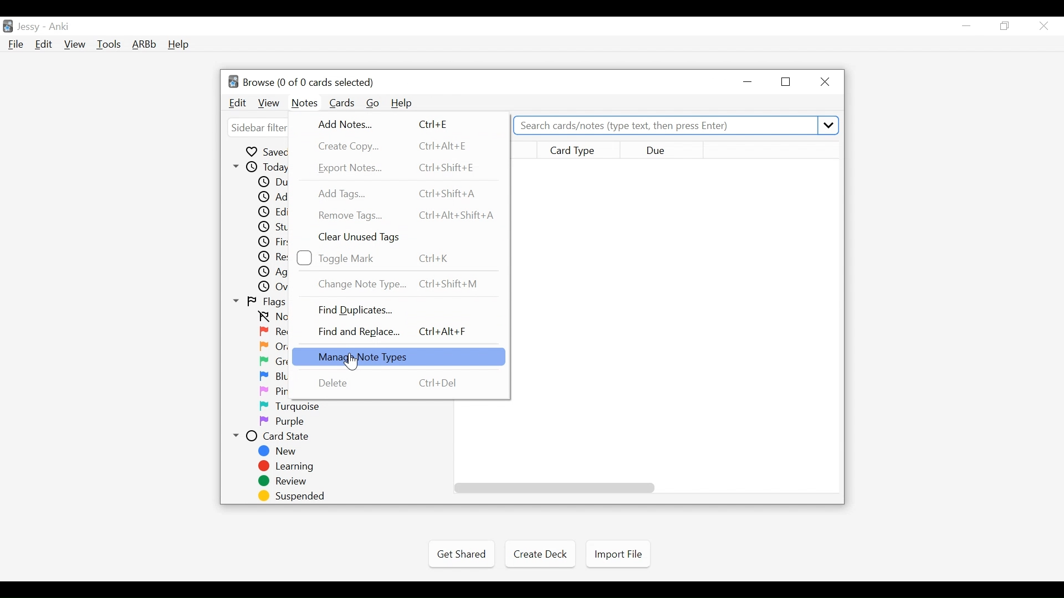  I want to click on Create Deck, so click(538, 553).